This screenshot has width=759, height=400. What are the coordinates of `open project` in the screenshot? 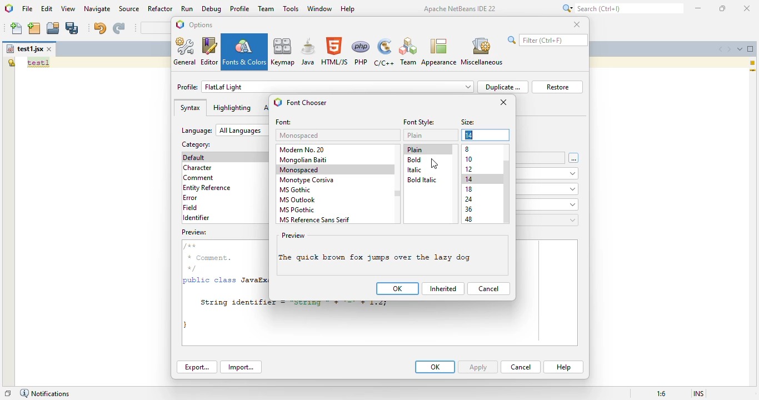 It's located at (53, 28).